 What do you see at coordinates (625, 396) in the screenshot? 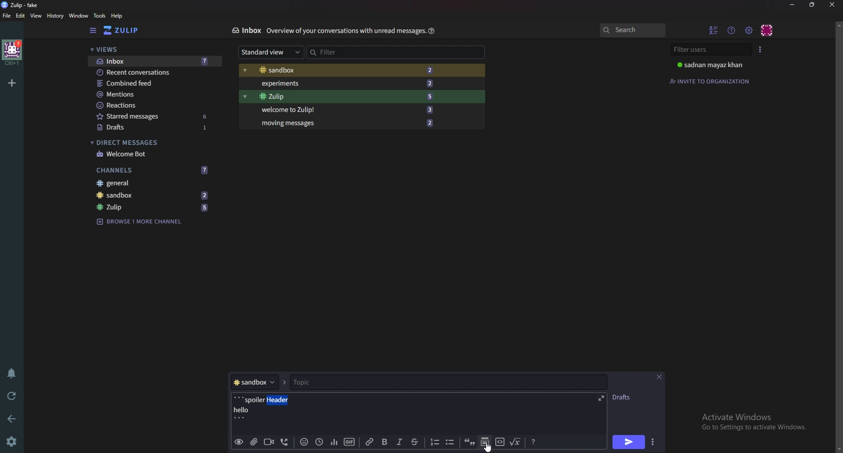
I see `Drafts` at bounding box center [625, 396].